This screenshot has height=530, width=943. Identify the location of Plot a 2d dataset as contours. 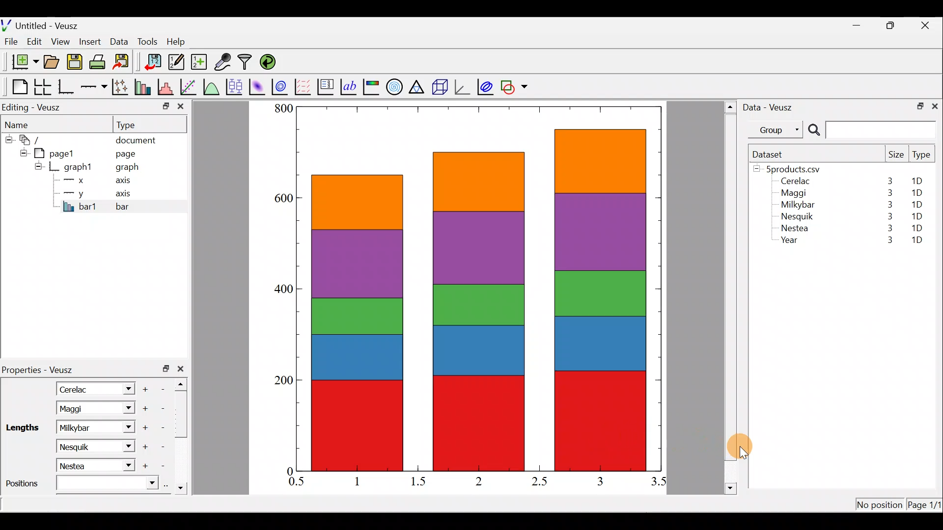
(282, 86).